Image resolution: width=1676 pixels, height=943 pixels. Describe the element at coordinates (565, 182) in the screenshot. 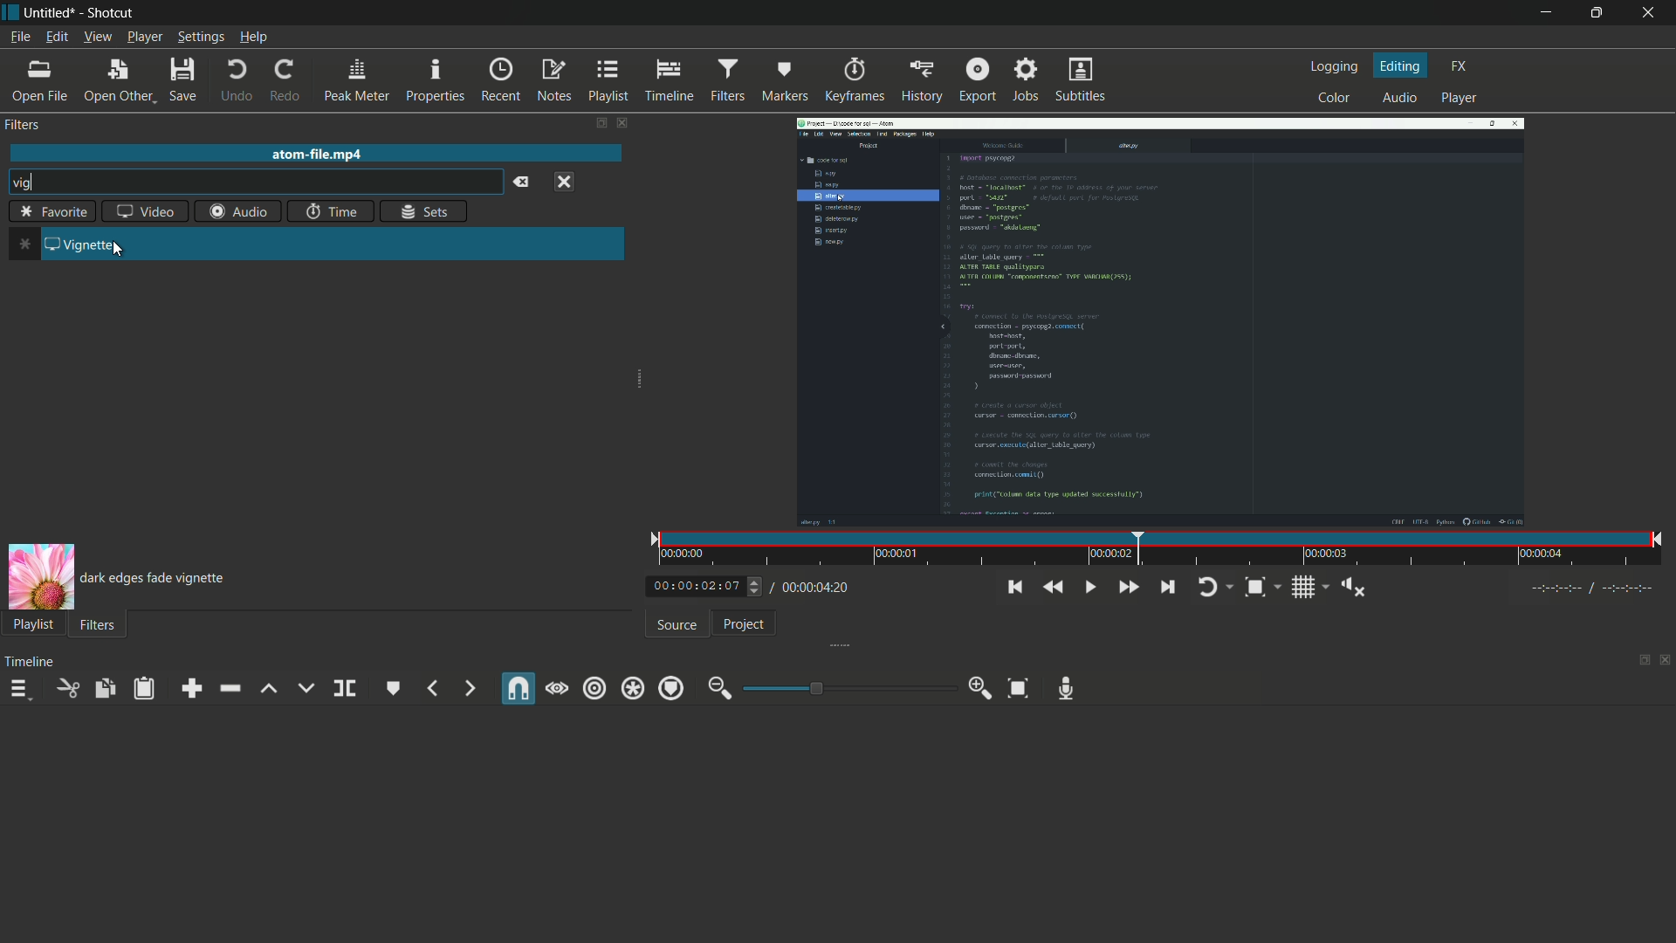

I see `close menu` at that location.